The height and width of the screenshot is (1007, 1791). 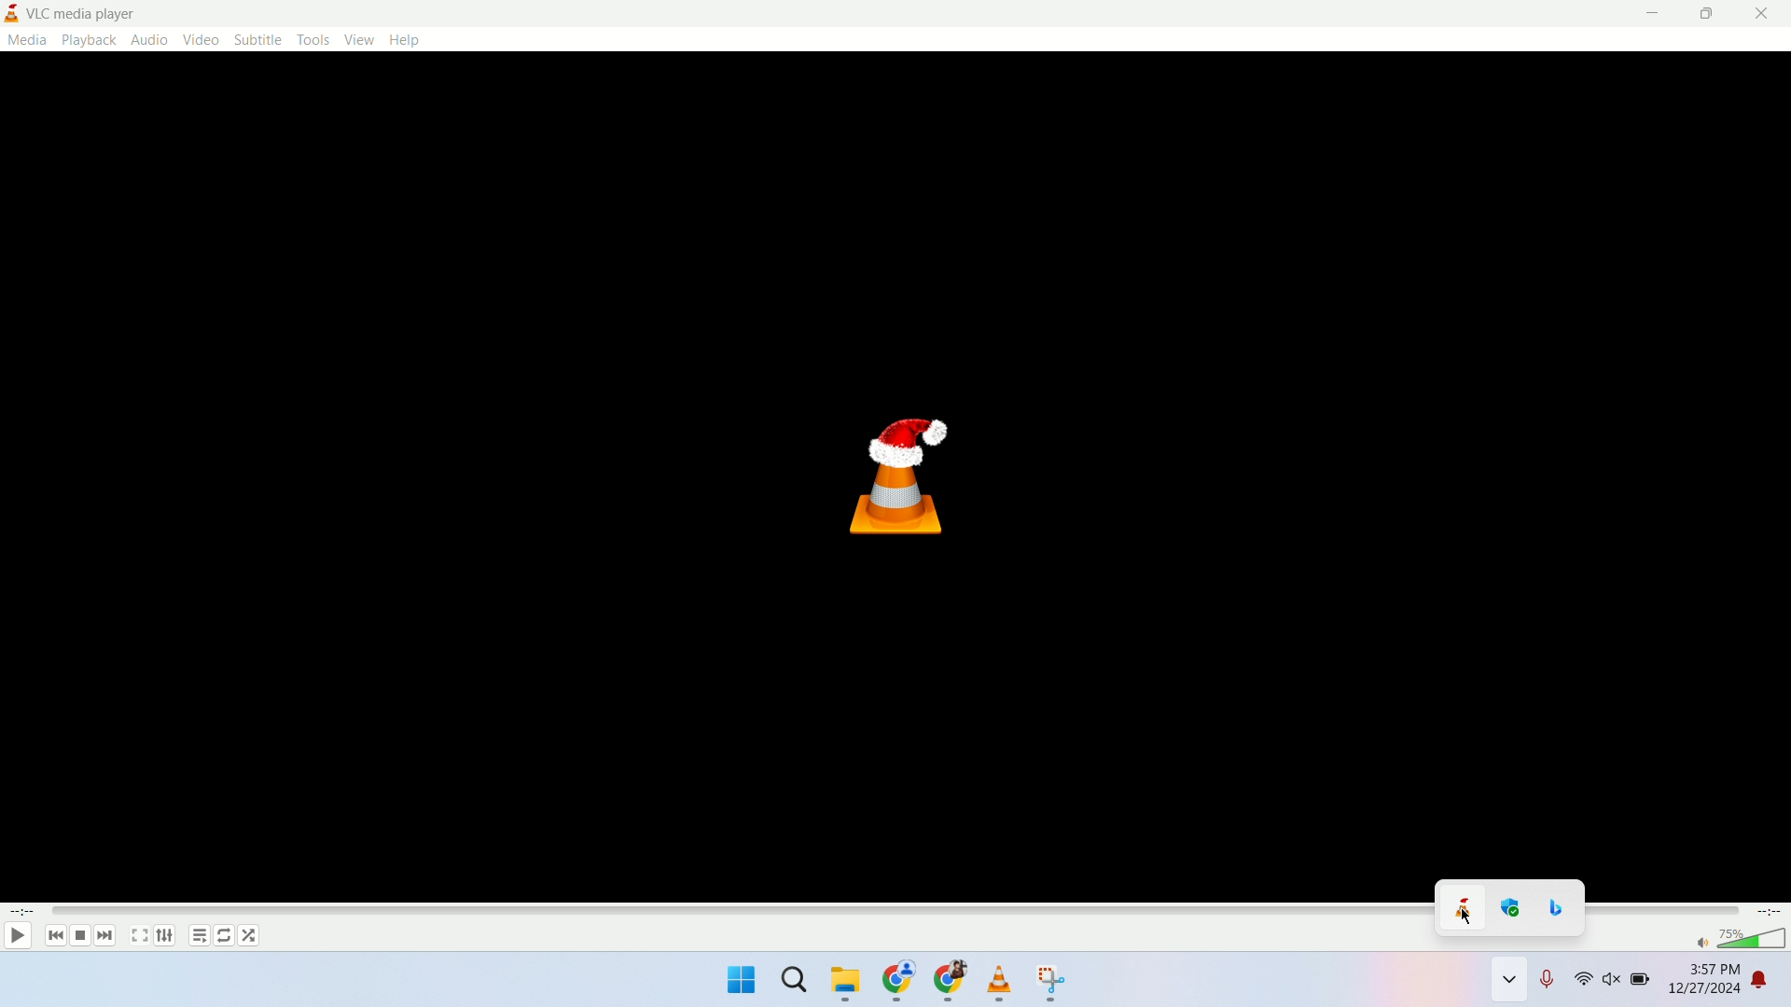 I want to click on notifications, so click(x=1772, y=984).